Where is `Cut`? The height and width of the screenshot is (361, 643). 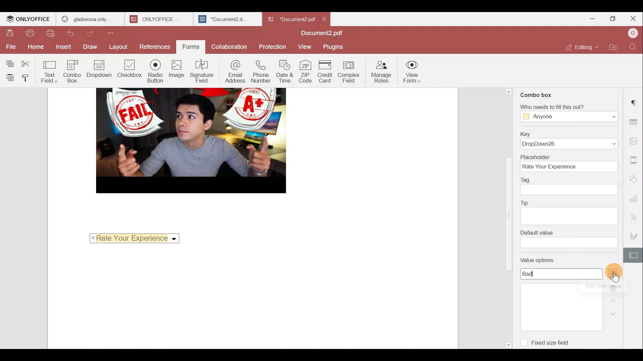
Cut is located at coordinates (31, 63).